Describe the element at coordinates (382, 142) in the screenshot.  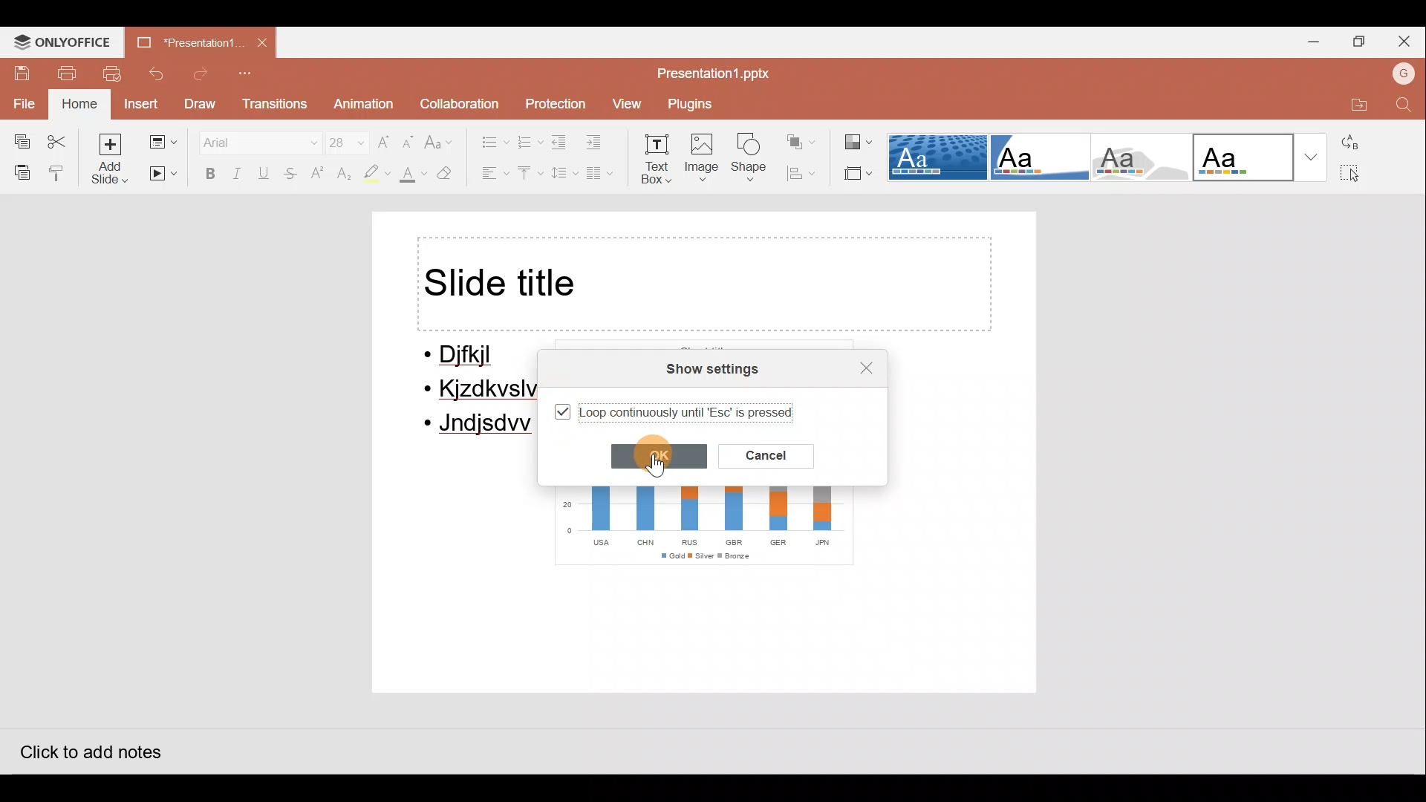
I see `Increase font size` at that location.